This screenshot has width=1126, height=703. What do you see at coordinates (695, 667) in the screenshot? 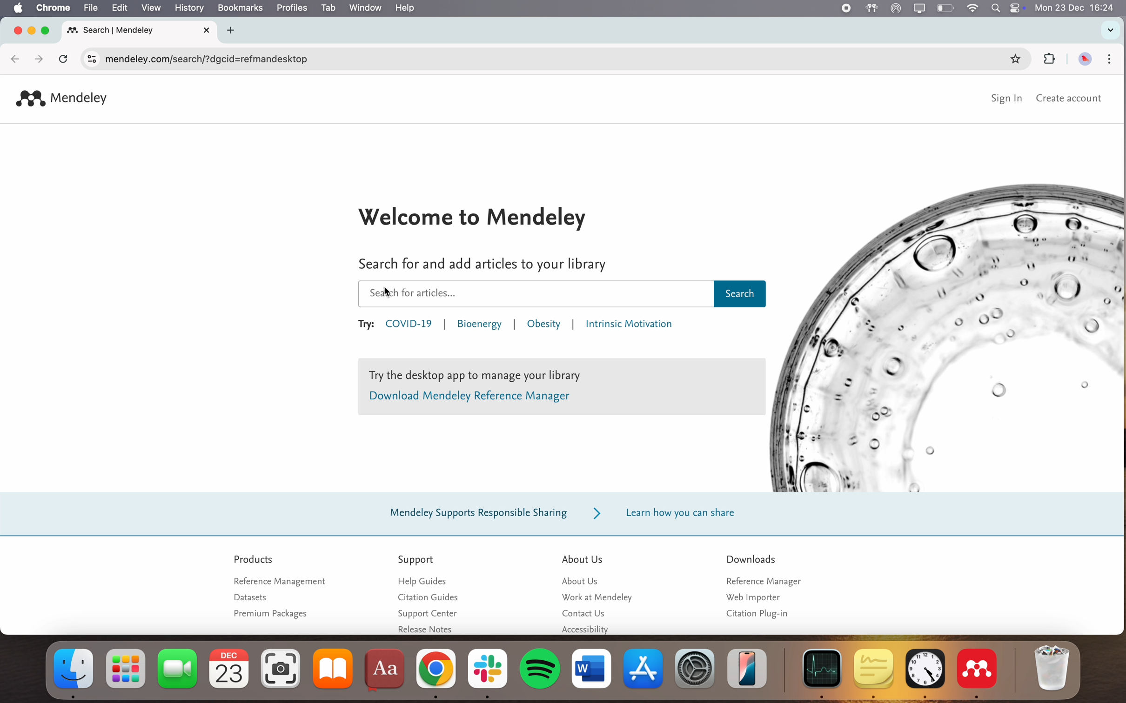
I see `settings` at bounding box center [695, 667].